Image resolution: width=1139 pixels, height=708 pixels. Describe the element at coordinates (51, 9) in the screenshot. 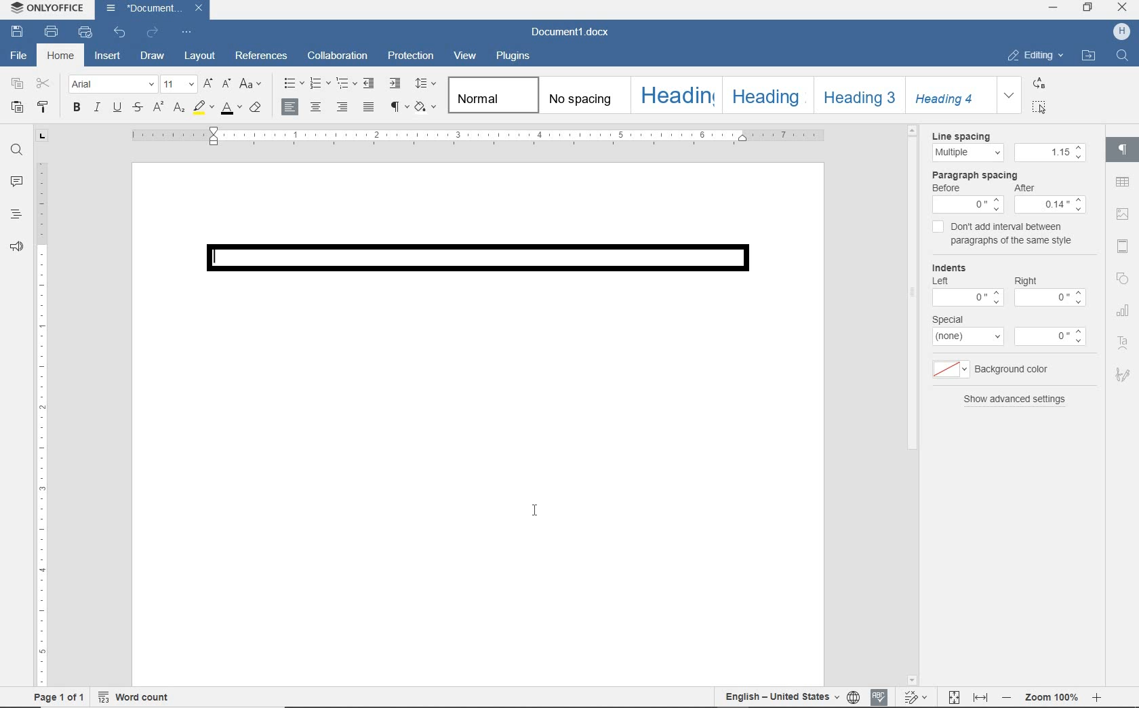

I see `ONLYOFFICE (application name)` at that location.